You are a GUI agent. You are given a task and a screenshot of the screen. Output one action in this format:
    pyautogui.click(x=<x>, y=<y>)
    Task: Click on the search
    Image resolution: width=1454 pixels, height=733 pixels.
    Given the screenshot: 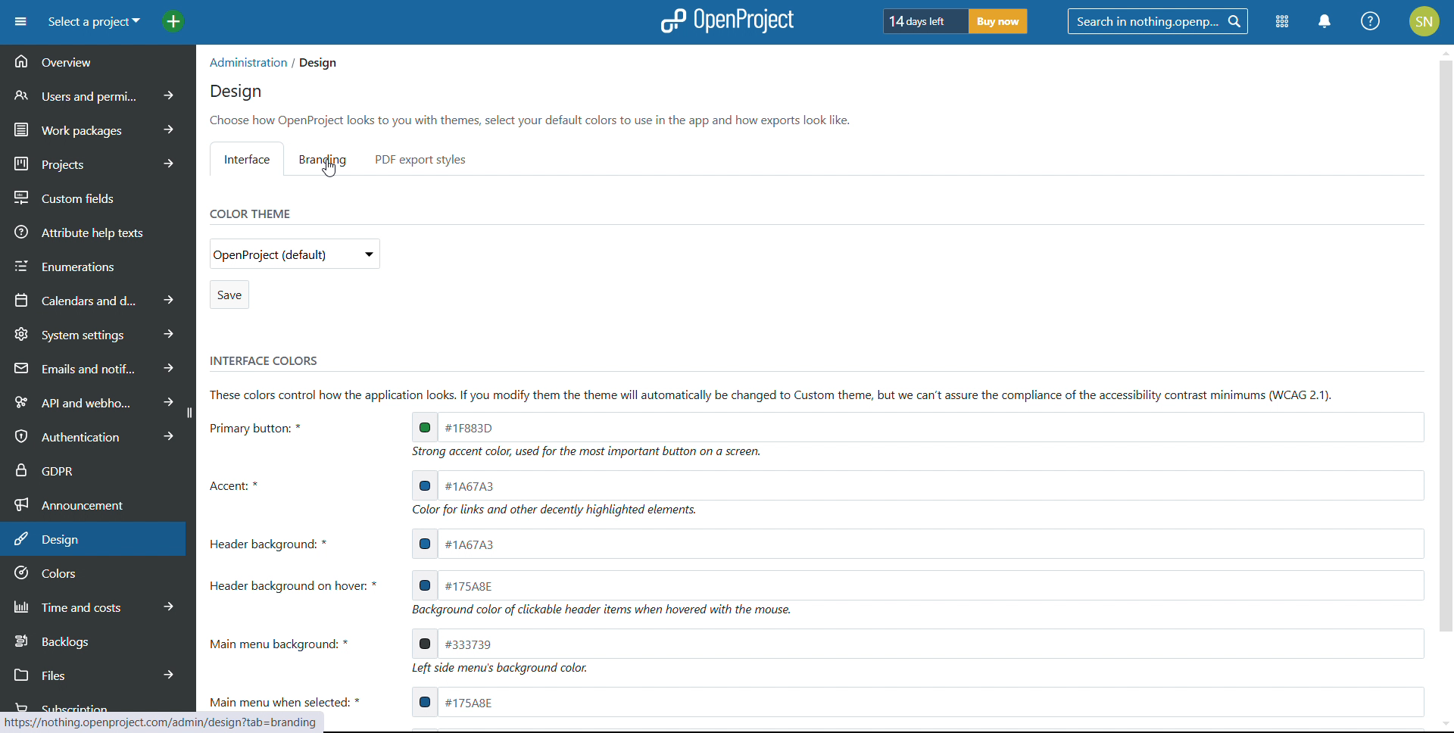 What is the action you would take?
    pyautogui.click(x=1157, y=21)
    